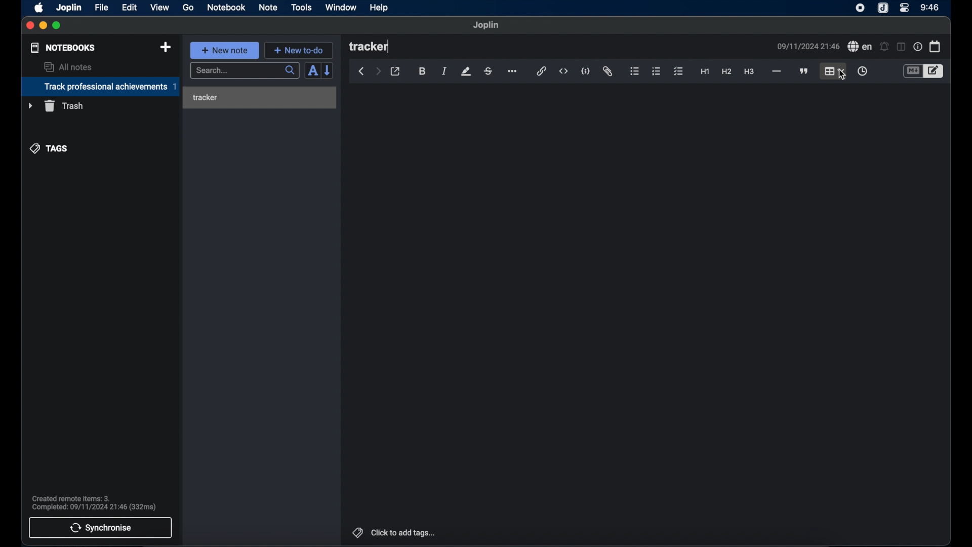  Describe the element at coordinates (586, 71) in the screenshot. I see `code` at that location.